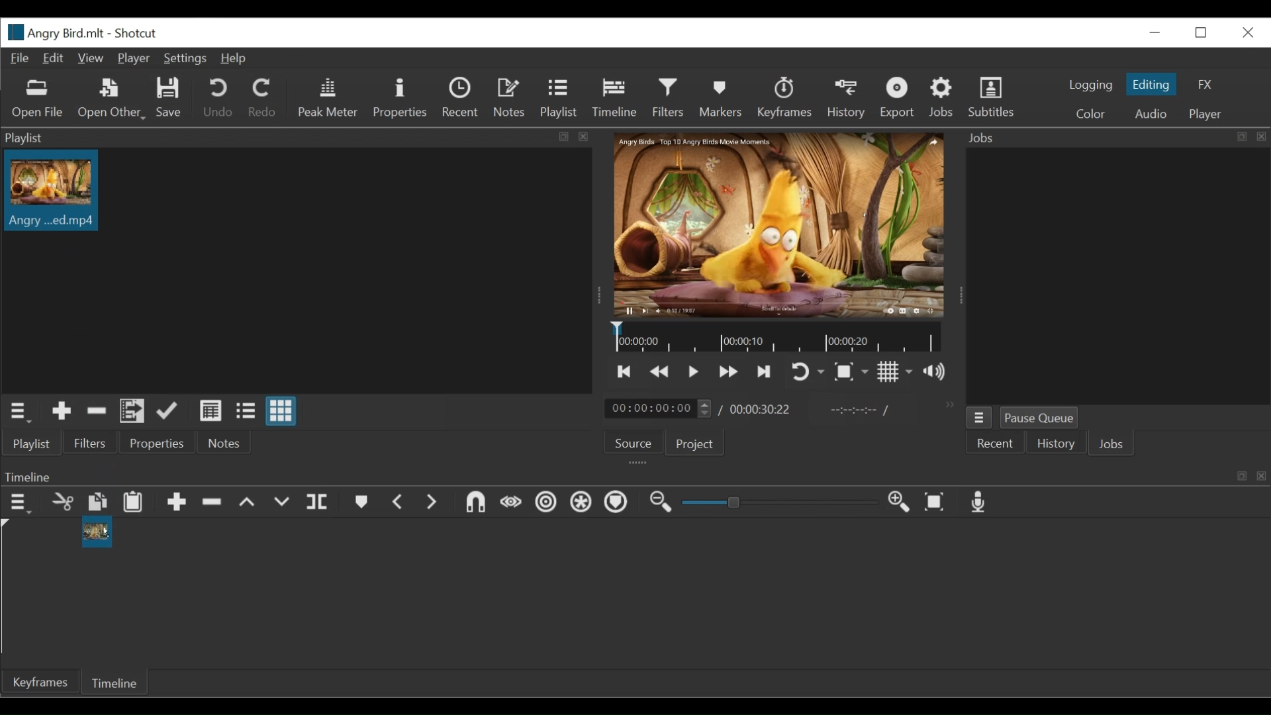 This screenshot has width=1271, height=715. Describe the element at coordinates (847, 99) in the screenshot. I see `History` at that location.